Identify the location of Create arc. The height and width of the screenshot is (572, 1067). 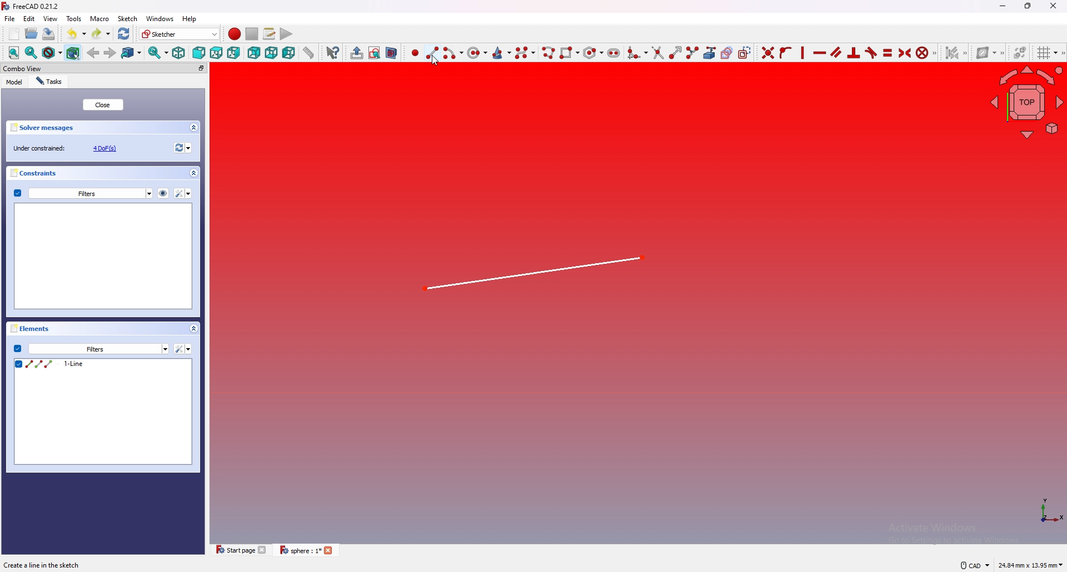
(453, 53).